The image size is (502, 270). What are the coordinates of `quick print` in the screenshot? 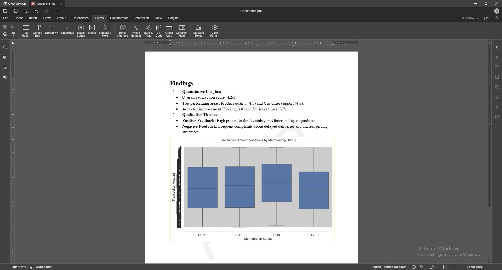 It's located at (26, 11).